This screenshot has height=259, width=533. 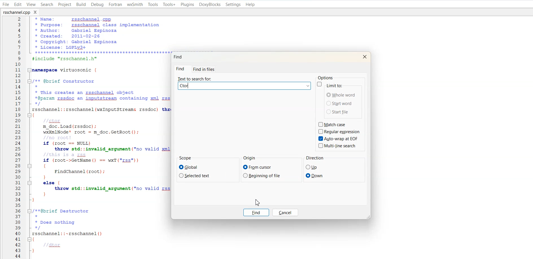 I want to click on DoxyBlocks, so click(x=210, y=4).